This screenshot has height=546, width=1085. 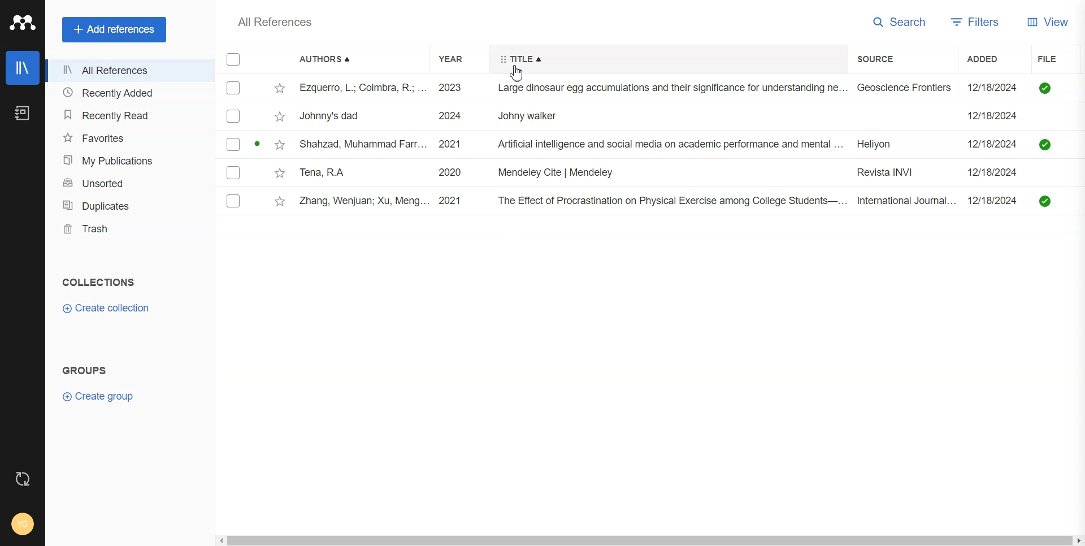 What do you see at coordinates (98, 283) in the screenshot?
I see `COLLECTIONS` at bounding box center [98, 283].